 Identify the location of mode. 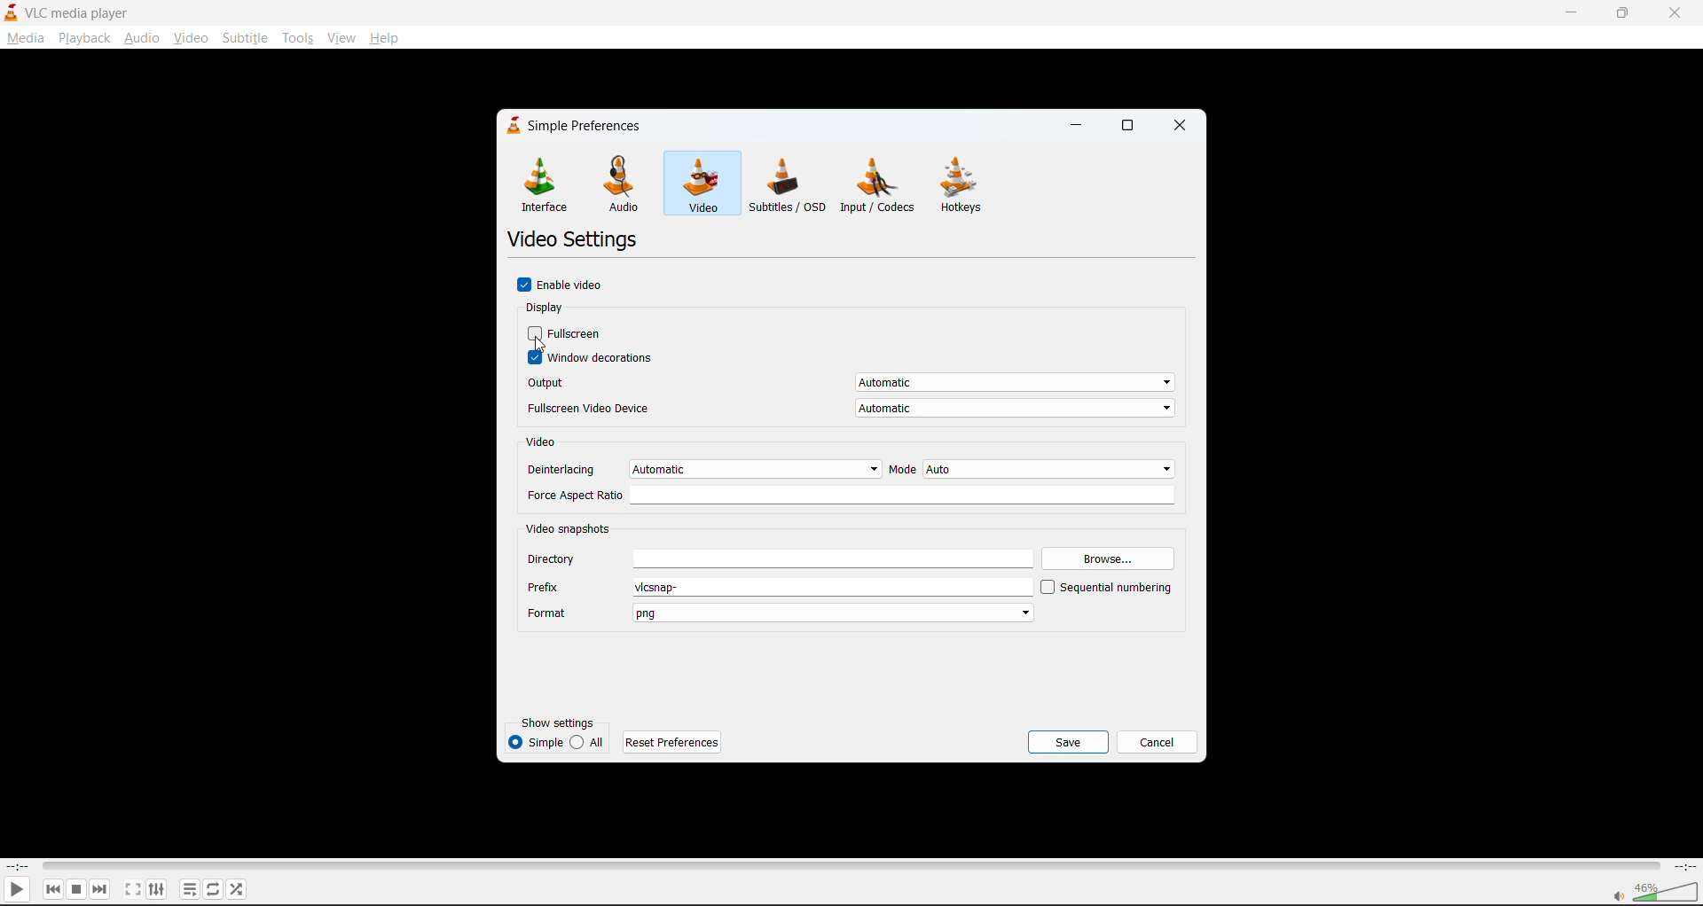
(1033, 469).